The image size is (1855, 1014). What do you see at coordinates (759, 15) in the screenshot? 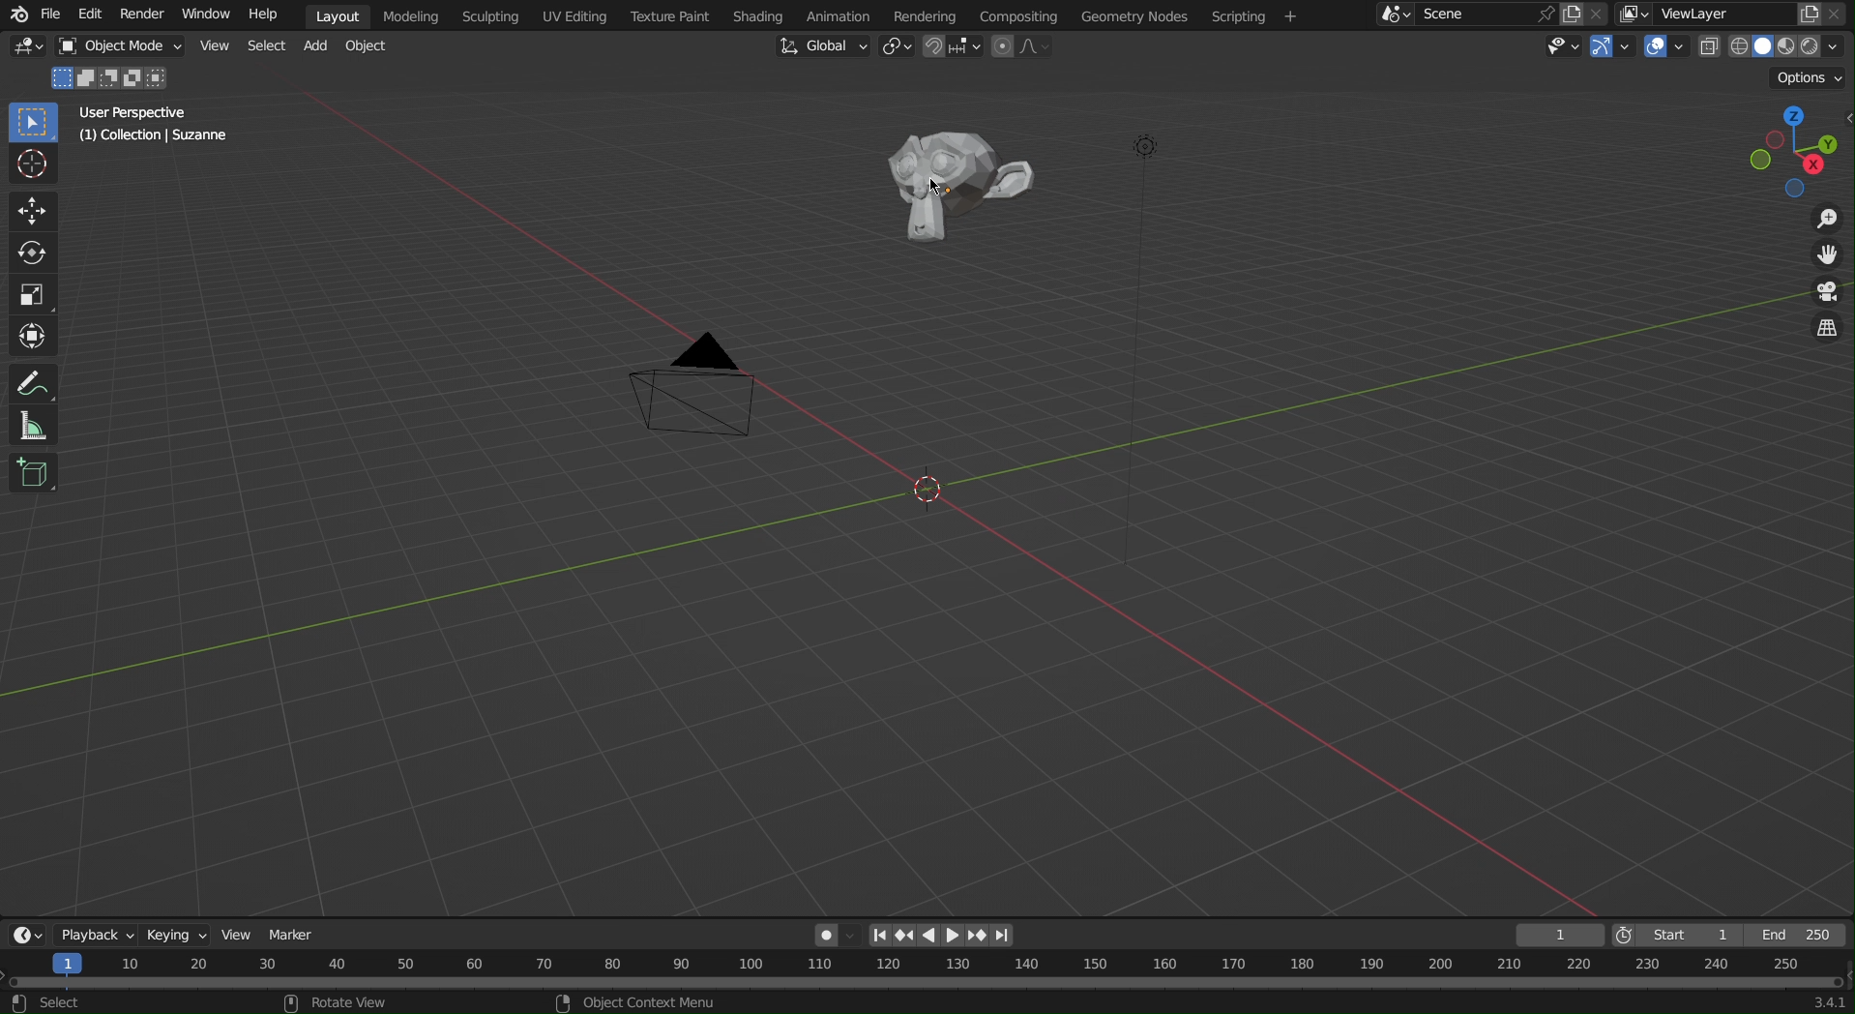
I see `Shading` at bounding box center [759, 15].